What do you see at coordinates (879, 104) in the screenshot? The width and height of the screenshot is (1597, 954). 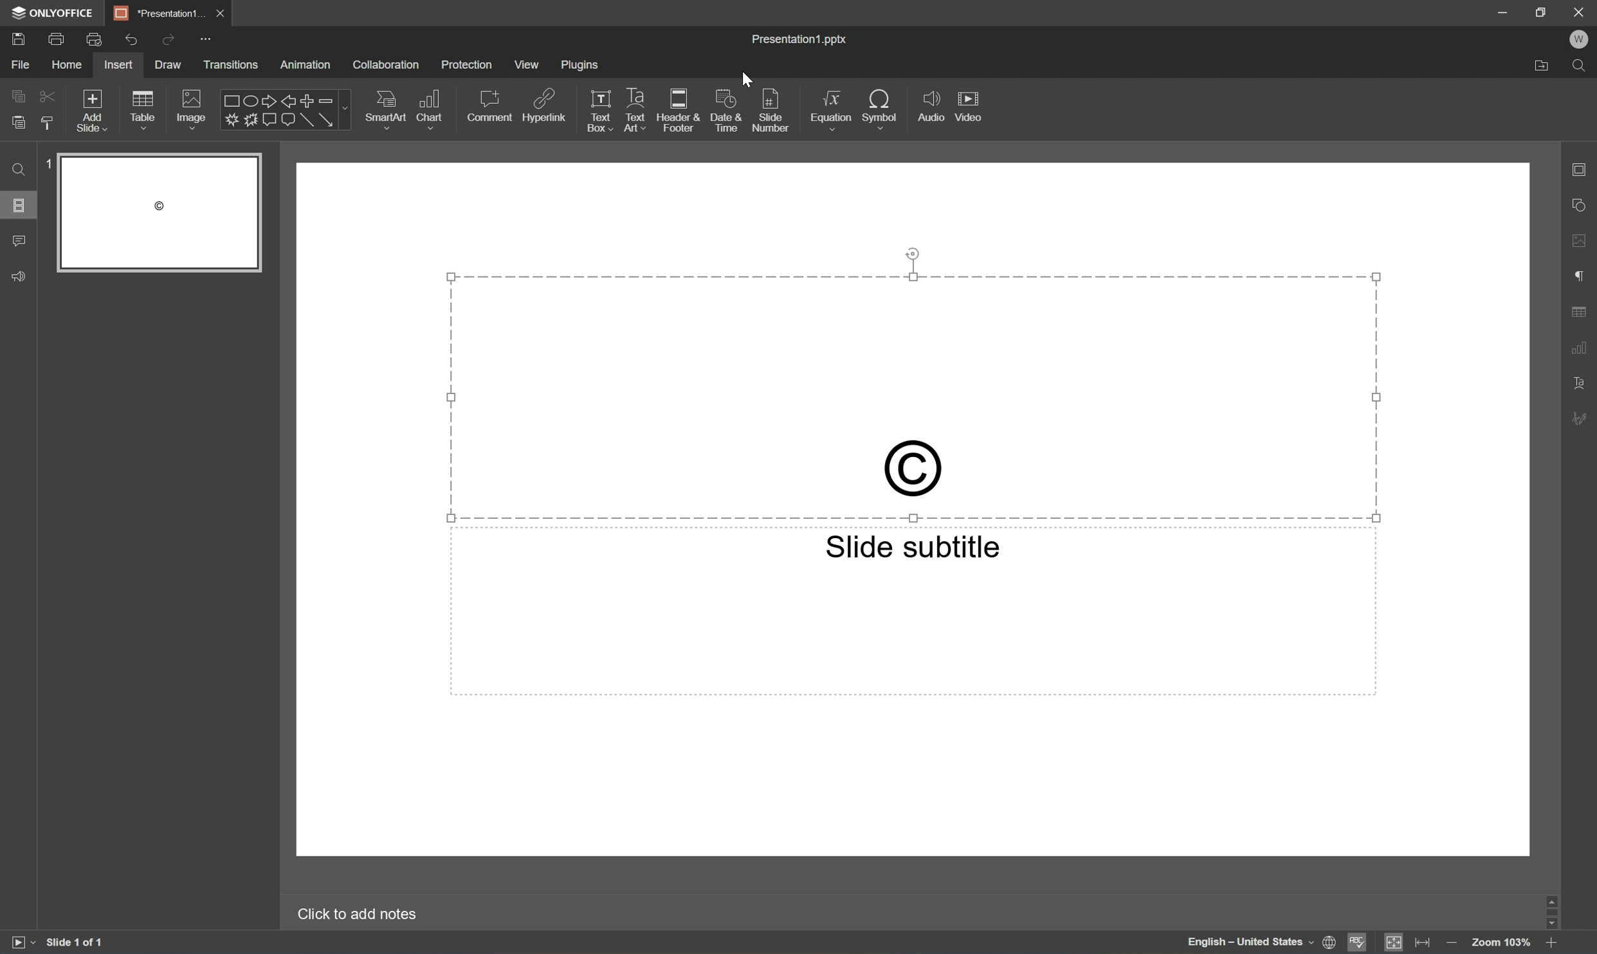 I see `Symbol` at bounding box center [879, 104].